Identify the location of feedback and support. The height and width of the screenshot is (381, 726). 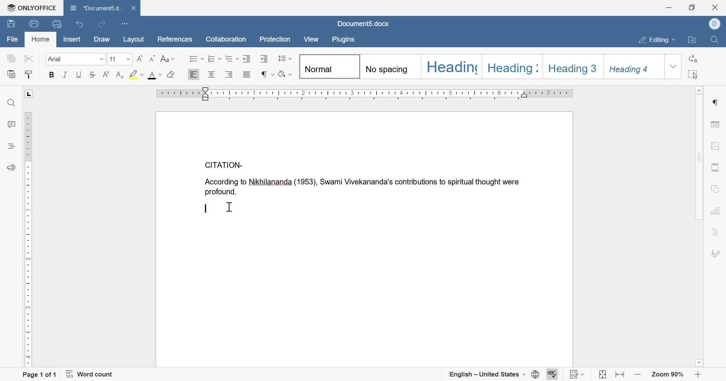
(10, 168).